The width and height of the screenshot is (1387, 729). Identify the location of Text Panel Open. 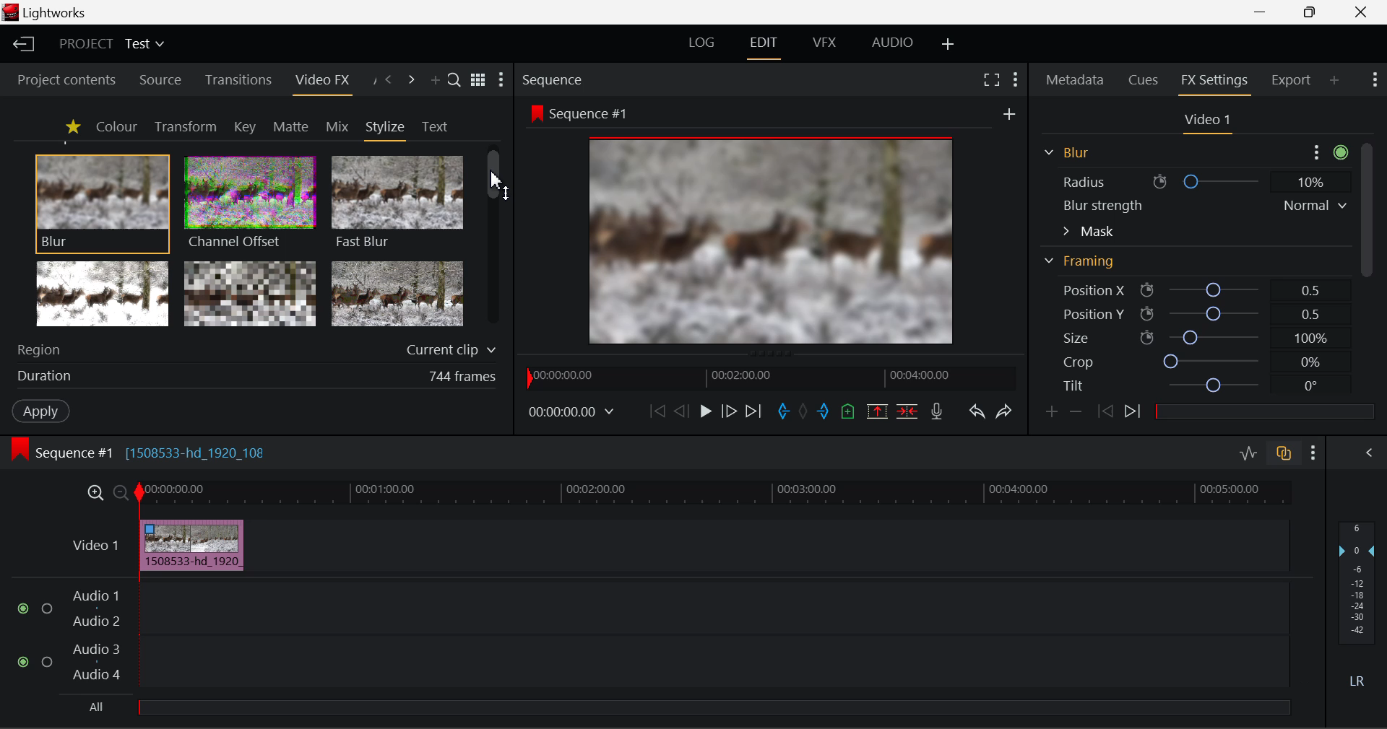
(436, 126).